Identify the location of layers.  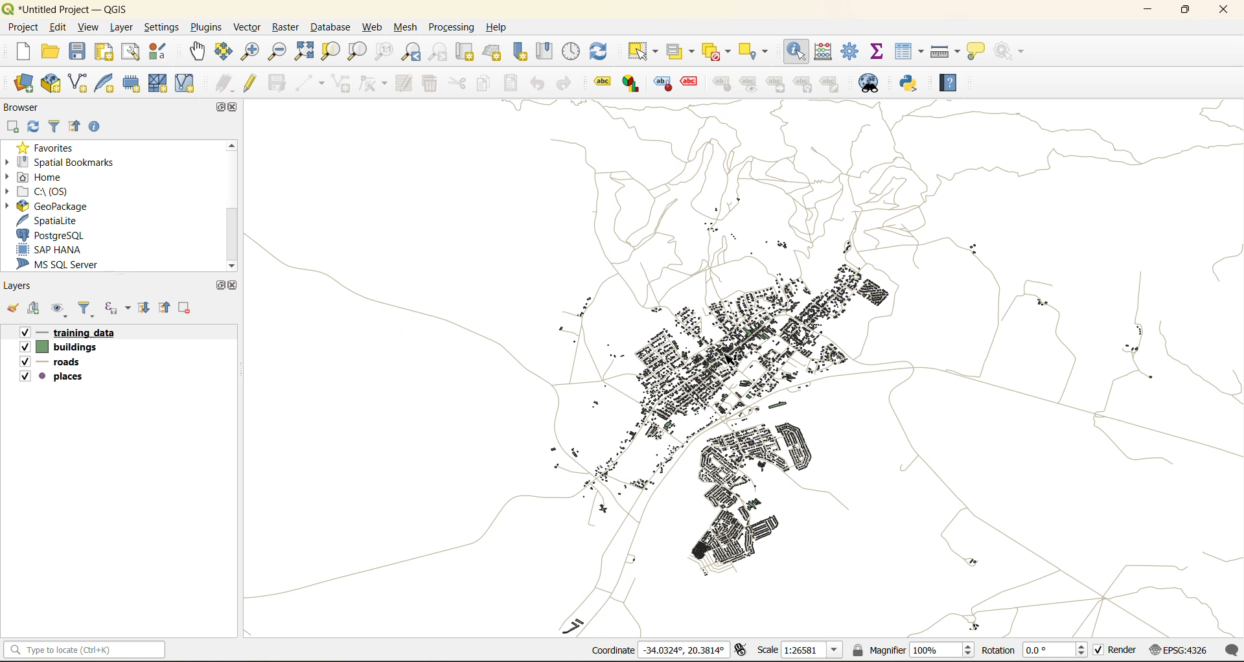
(21, 286).